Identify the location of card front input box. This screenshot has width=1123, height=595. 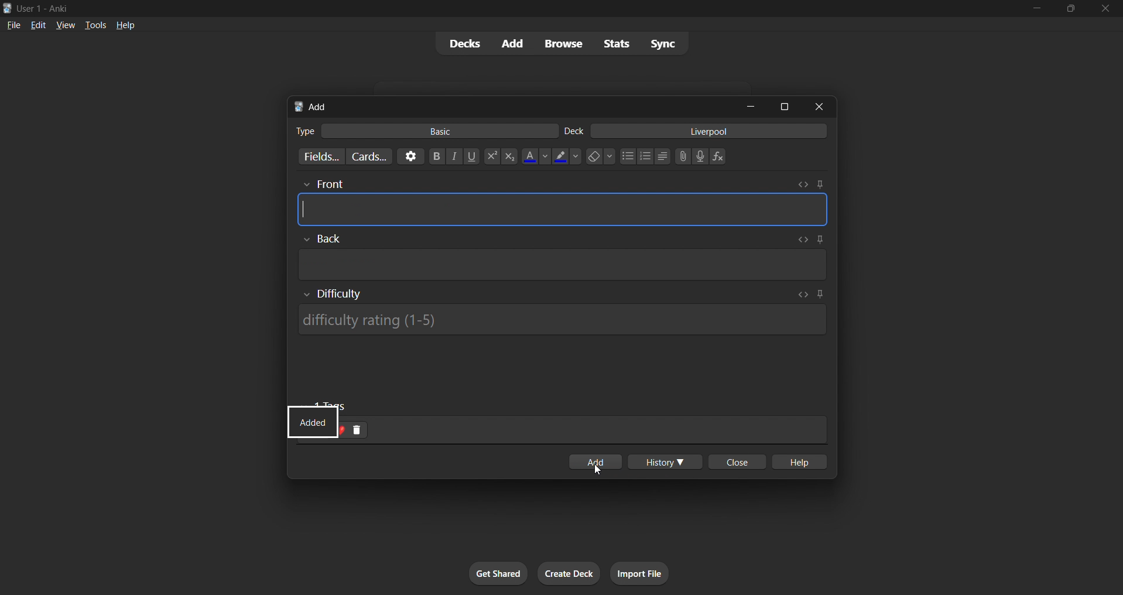
(562, 206).